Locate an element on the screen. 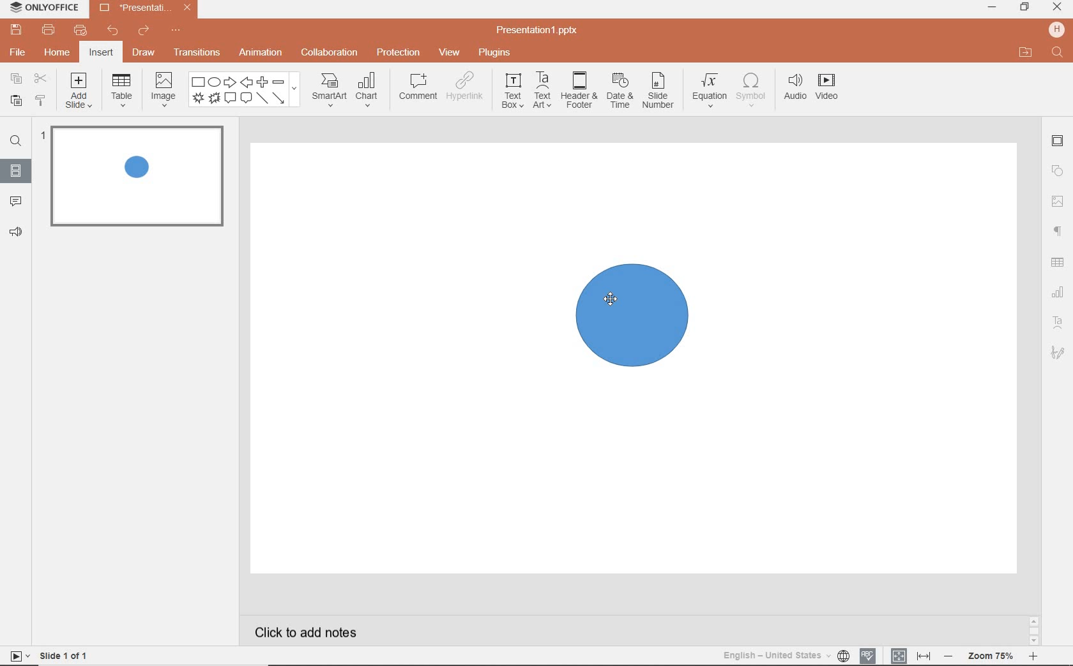 The height and width of the screenshot is (666, 1073). quick print is located at coordinates (83, 29).